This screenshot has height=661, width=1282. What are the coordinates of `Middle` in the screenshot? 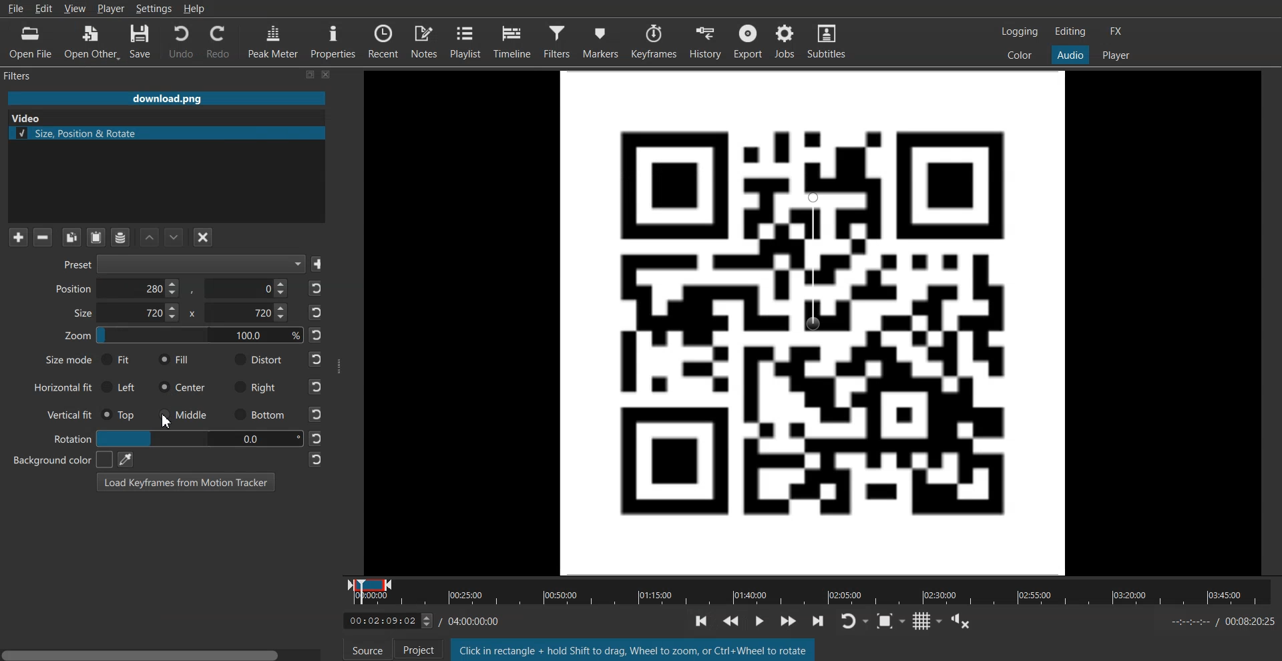 It's located at (184, 414).